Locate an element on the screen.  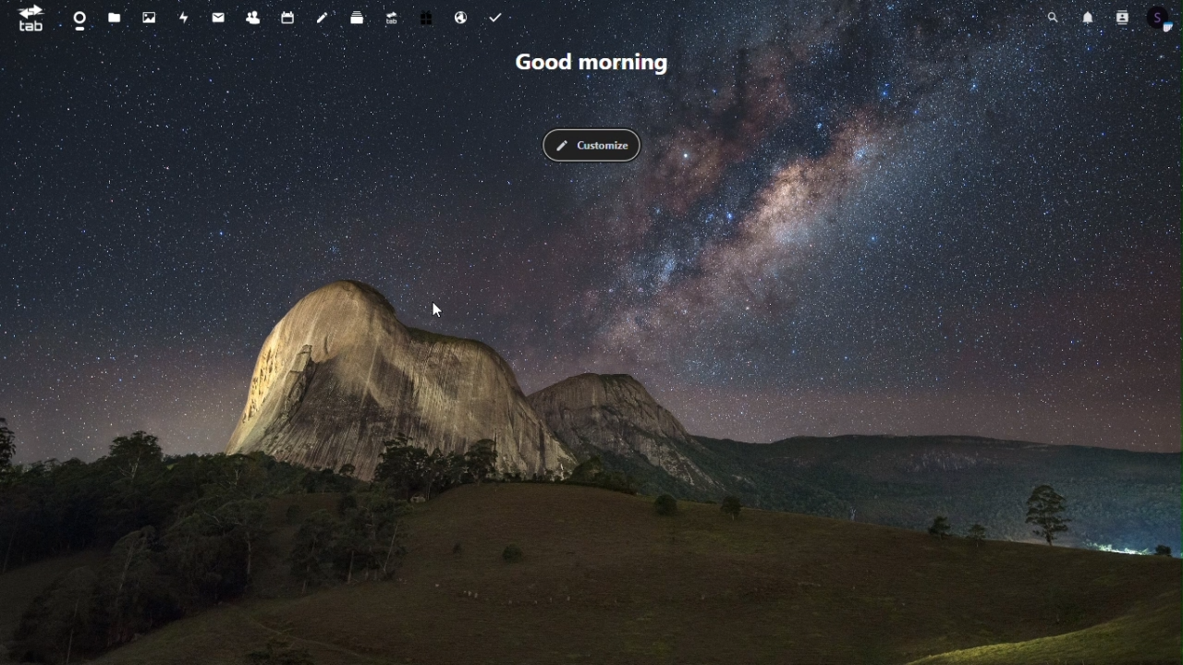
cursor is located at coordinates (438, 309).